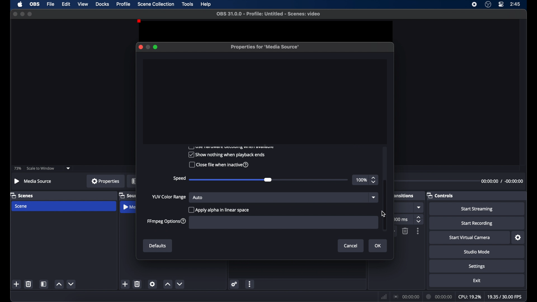 Image resolution: width=537 pixels, height=302 pixels. I want to click on cpu, so click(469, 296).